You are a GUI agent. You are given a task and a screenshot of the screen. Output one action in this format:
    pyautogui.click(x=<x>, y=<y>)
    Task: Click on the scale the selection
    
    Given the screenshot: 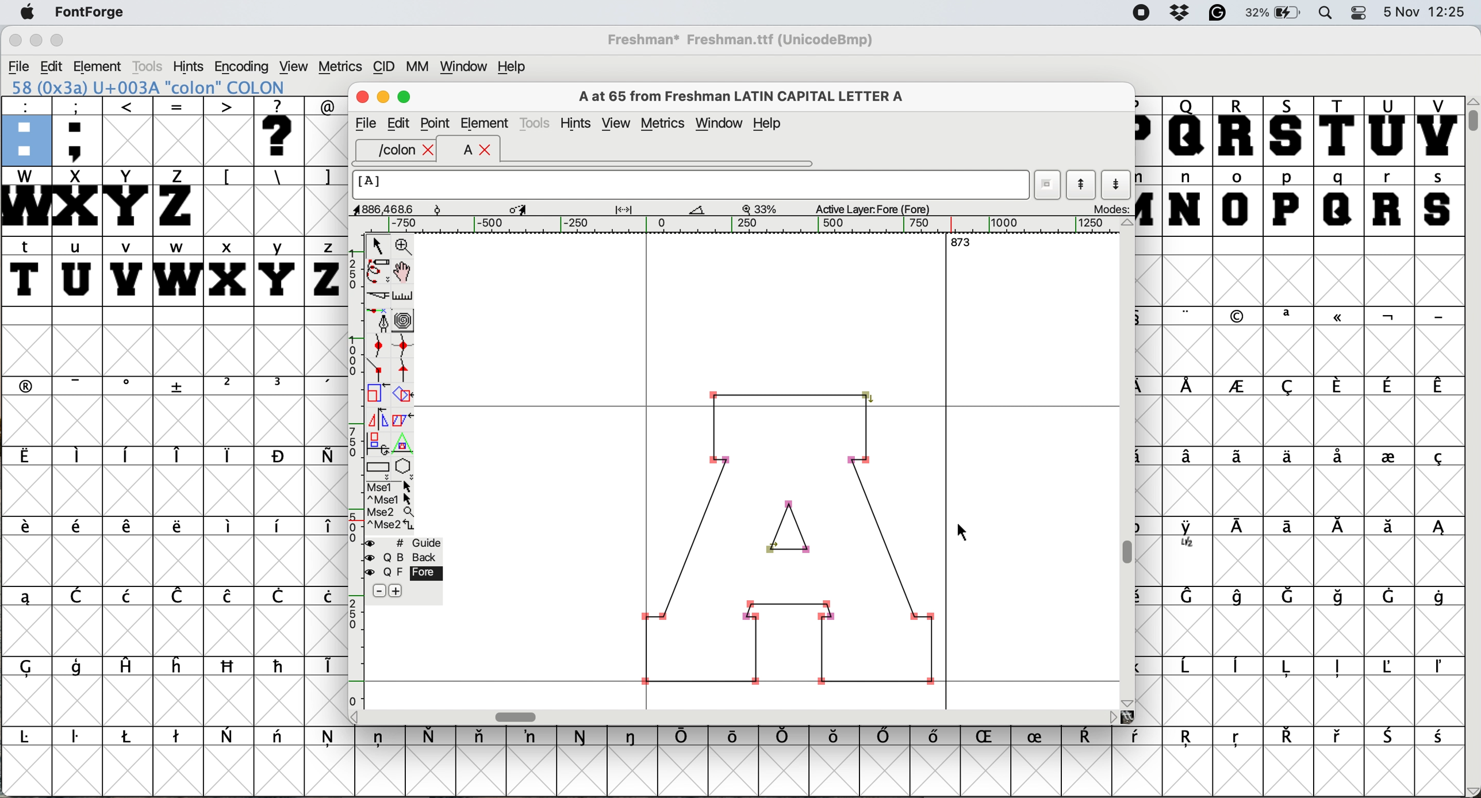 What is the action you would take?
    pyautogui.click(x=378, y=393)
    